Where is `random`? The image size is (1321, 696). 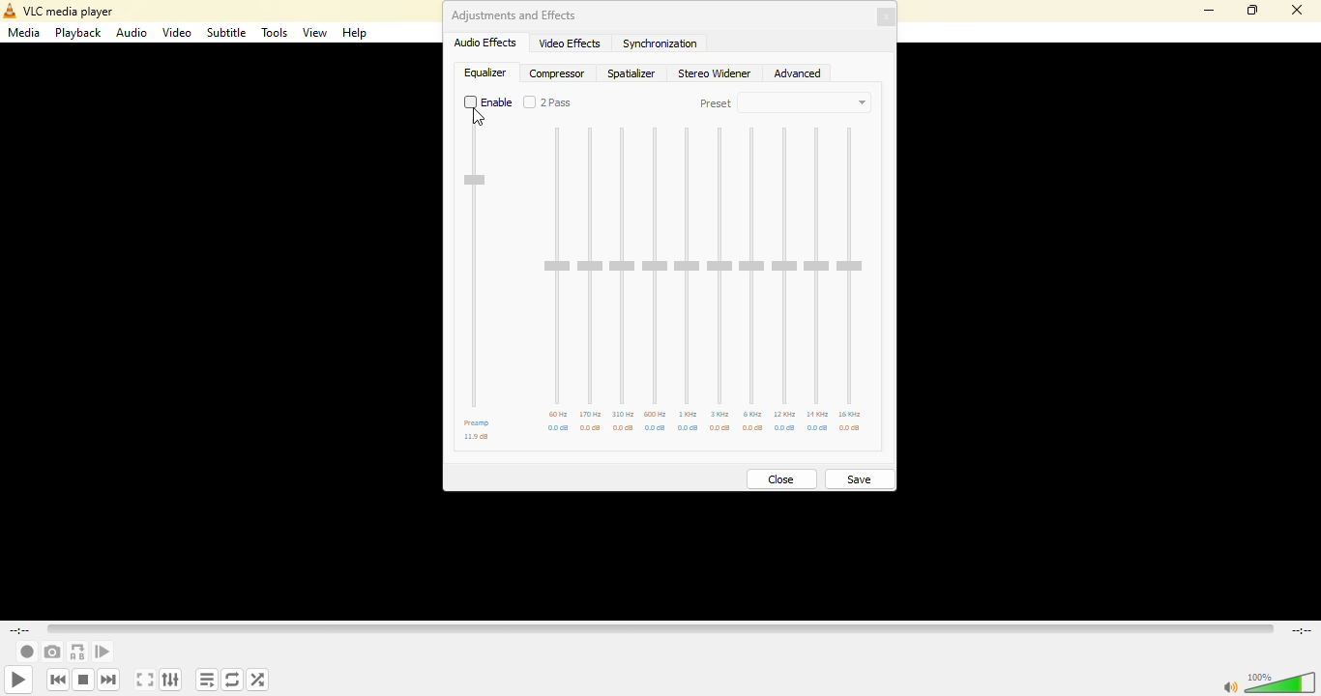 random is located at coordinates (258, 677).